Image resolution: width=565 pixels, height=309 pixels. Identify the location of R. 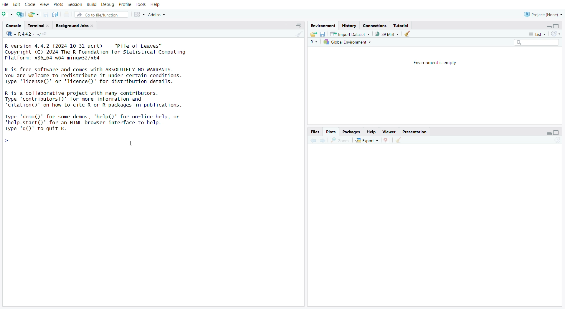
(9, 34).